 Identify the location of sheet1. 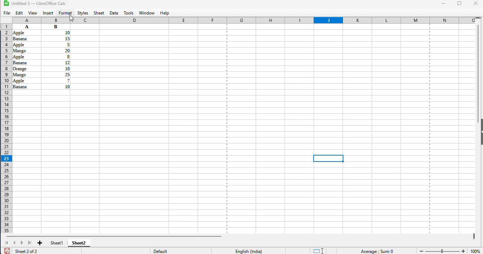
(57, 243).